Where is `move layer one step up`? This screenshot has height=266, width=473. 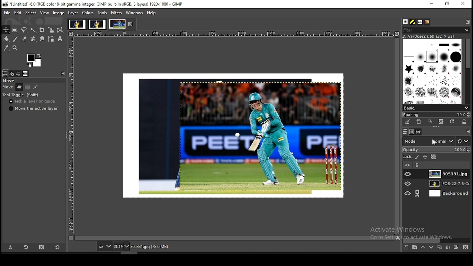
move layer one step up is located at coordinates (423, 247).